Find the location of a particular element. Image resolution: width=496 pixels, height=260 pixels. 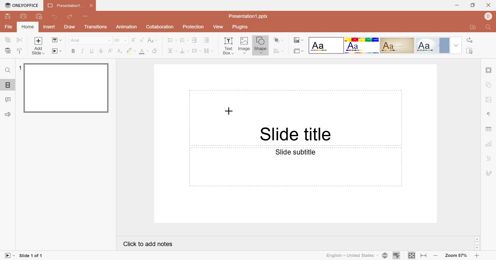

Zoom in is located at coordinates (477, 256).